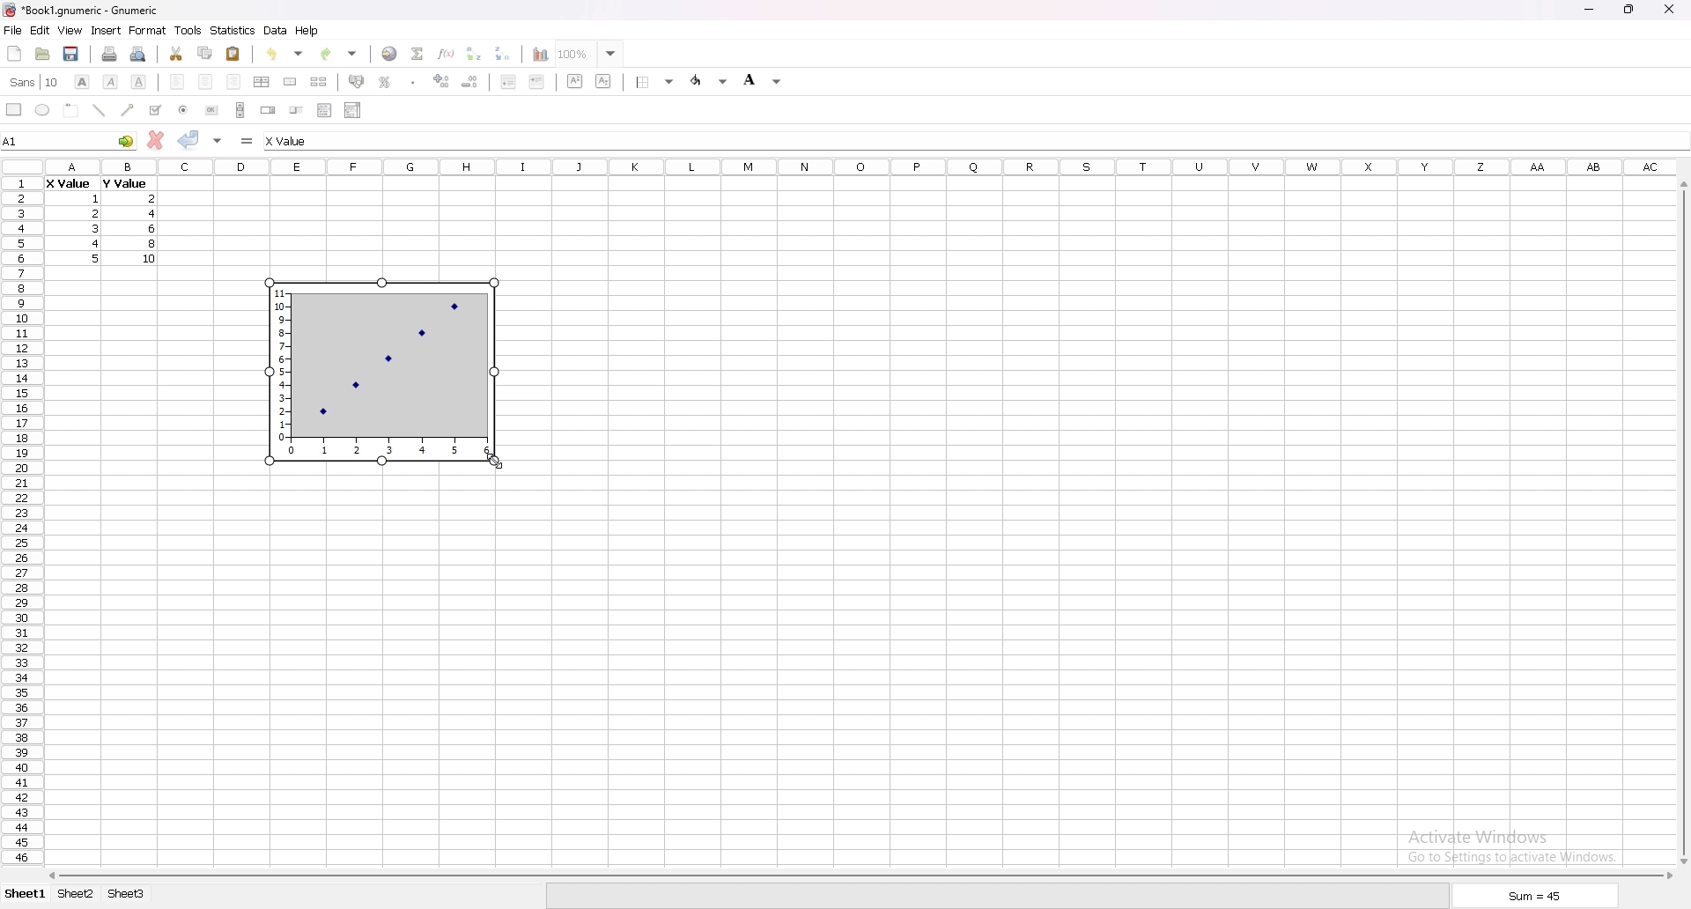 The width and height of the screenshot is (1691, 909). What do you see at coordinates (97, 199) in the screenshot?
I see `value` at bounding box center [97, 199].